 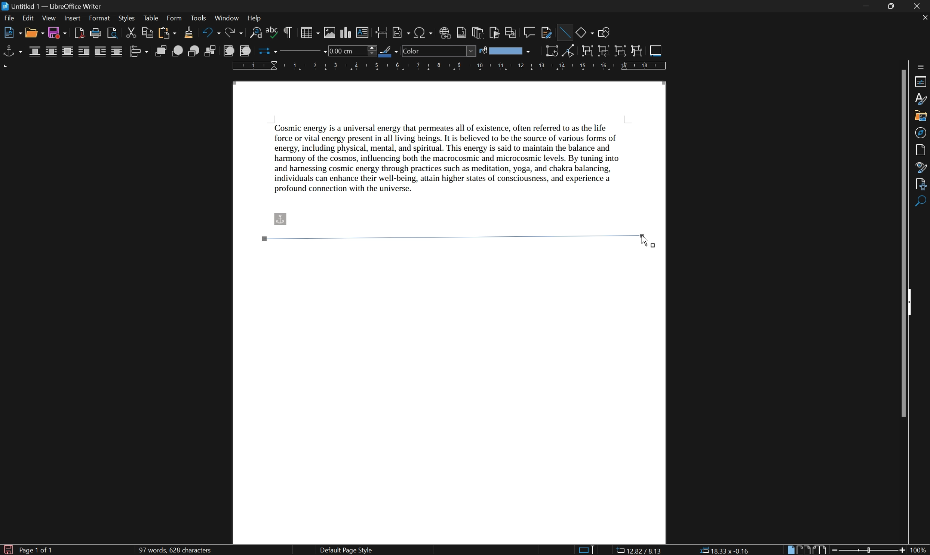 What do you see at coordinates (101, 52) in the screenshot?
I see `after` at bounding box center [101, 52].